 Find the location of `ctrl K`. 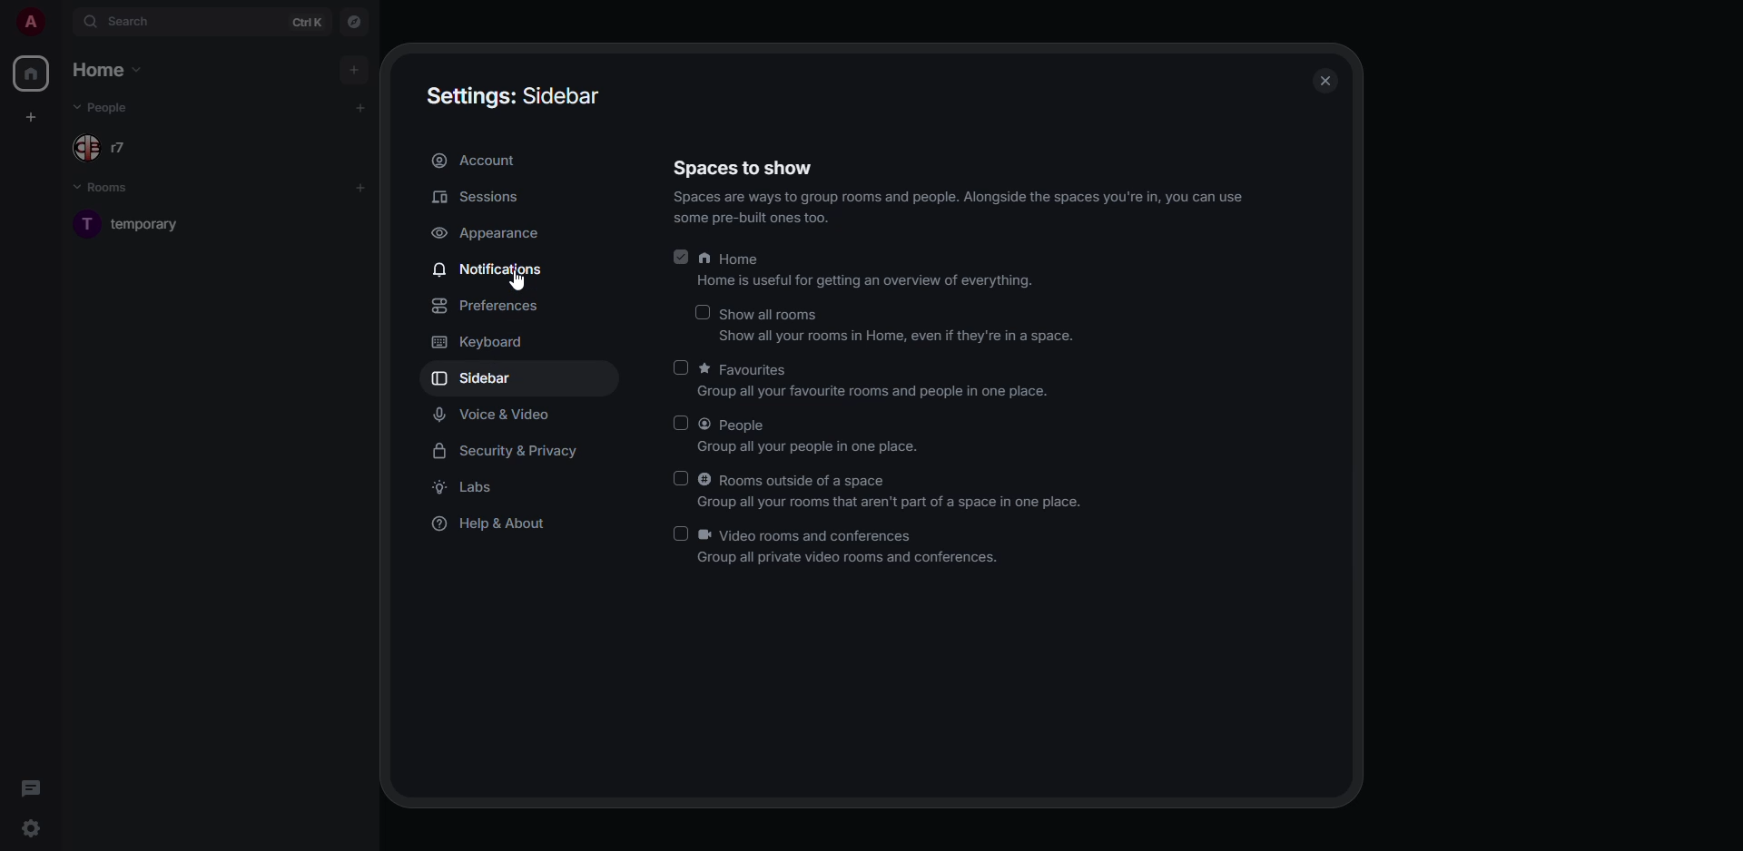

ctrl K is located at coordinates (308, 21).